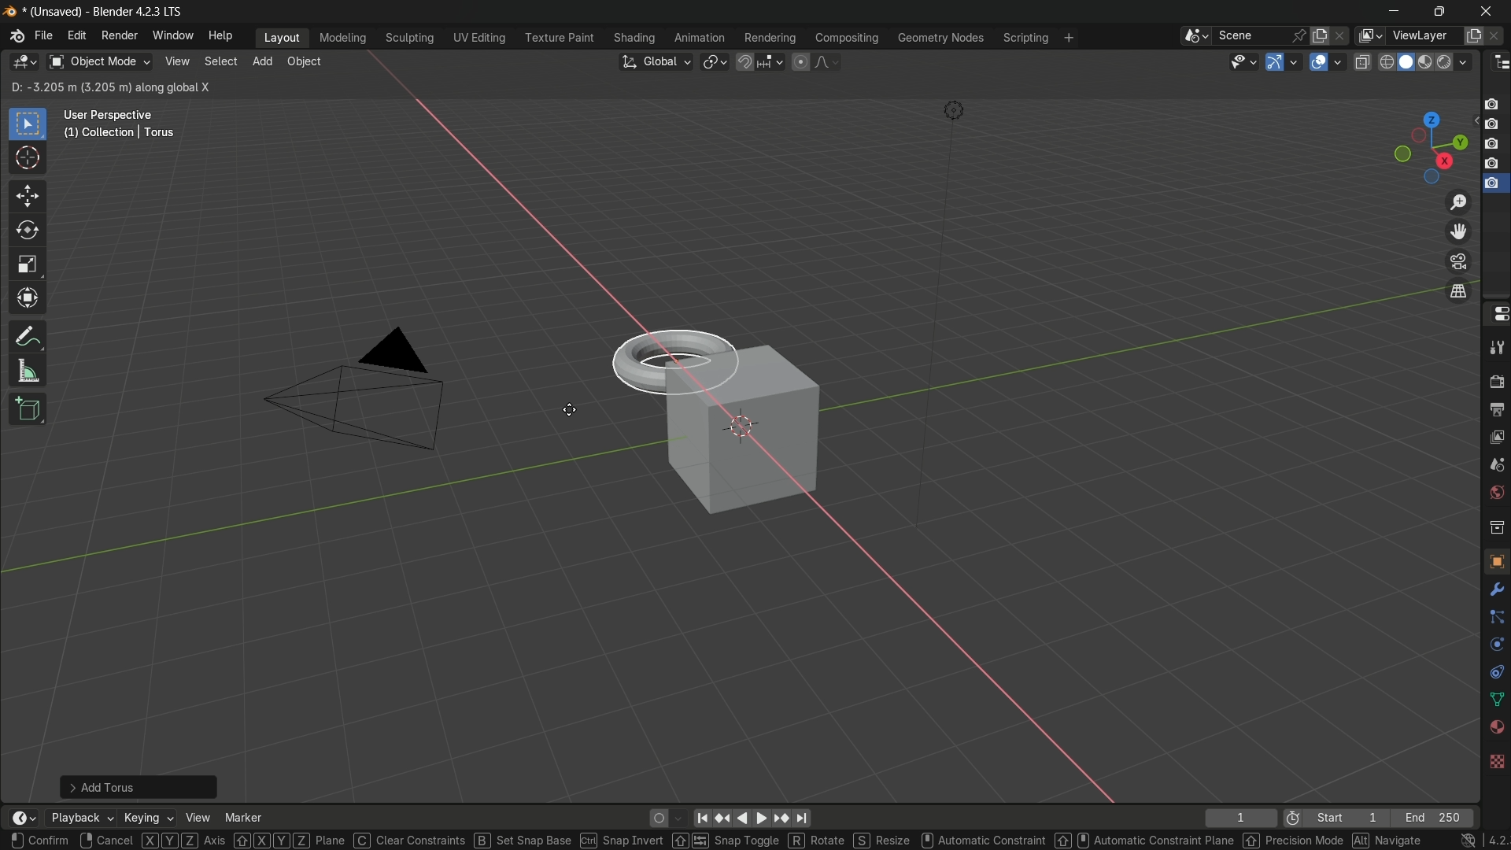 The image size is (1511, 850). I want to click on 1, so click(1239, 819).